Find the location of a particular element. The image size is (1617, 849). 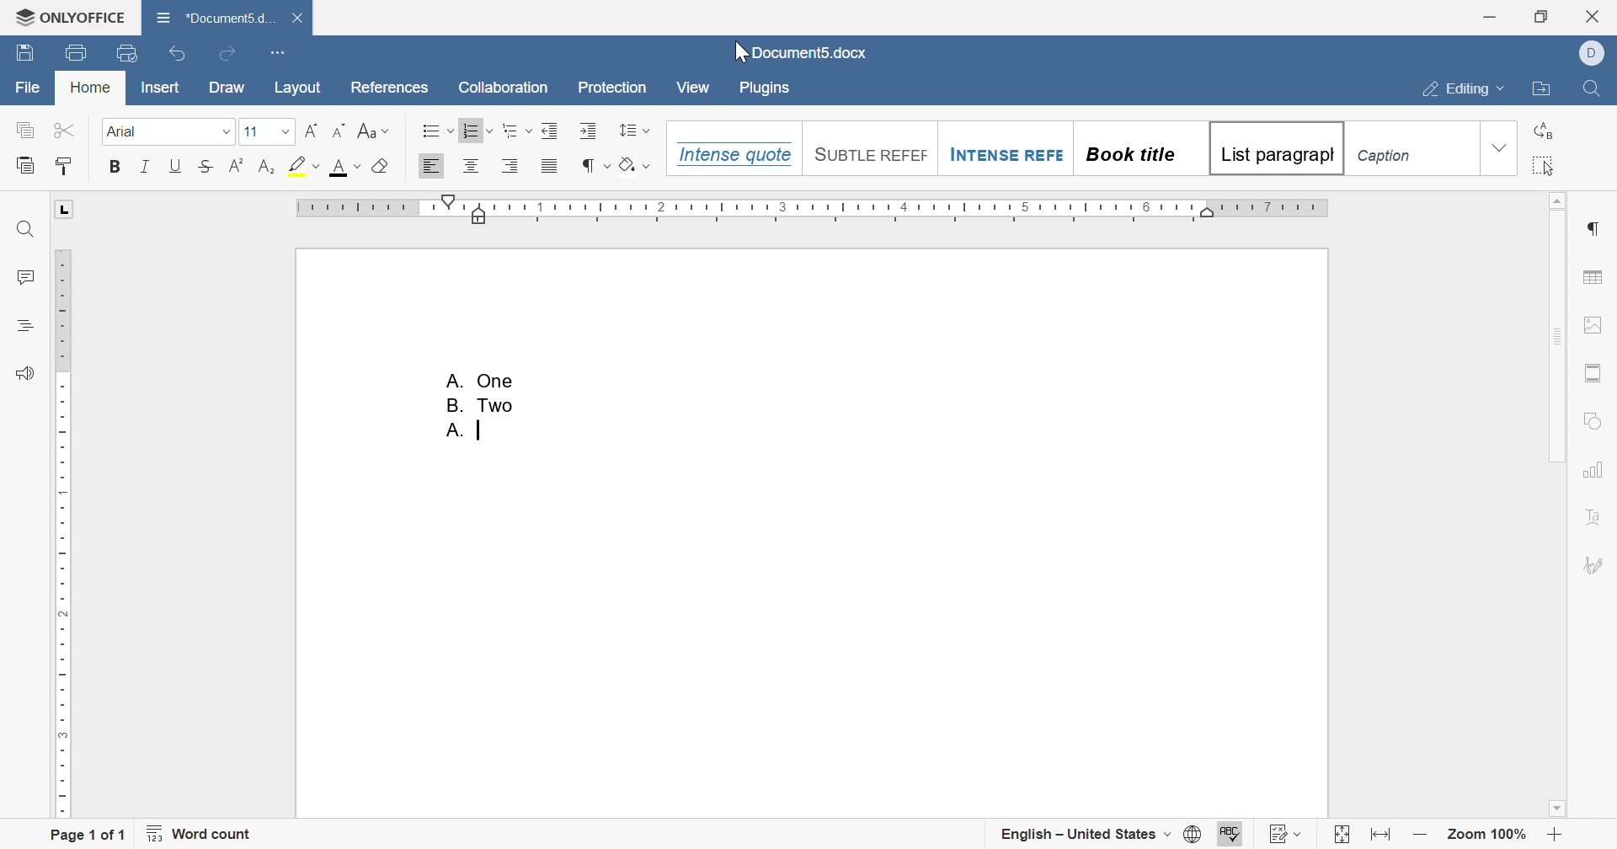

Collaboration is located at coordinates (504, 87).